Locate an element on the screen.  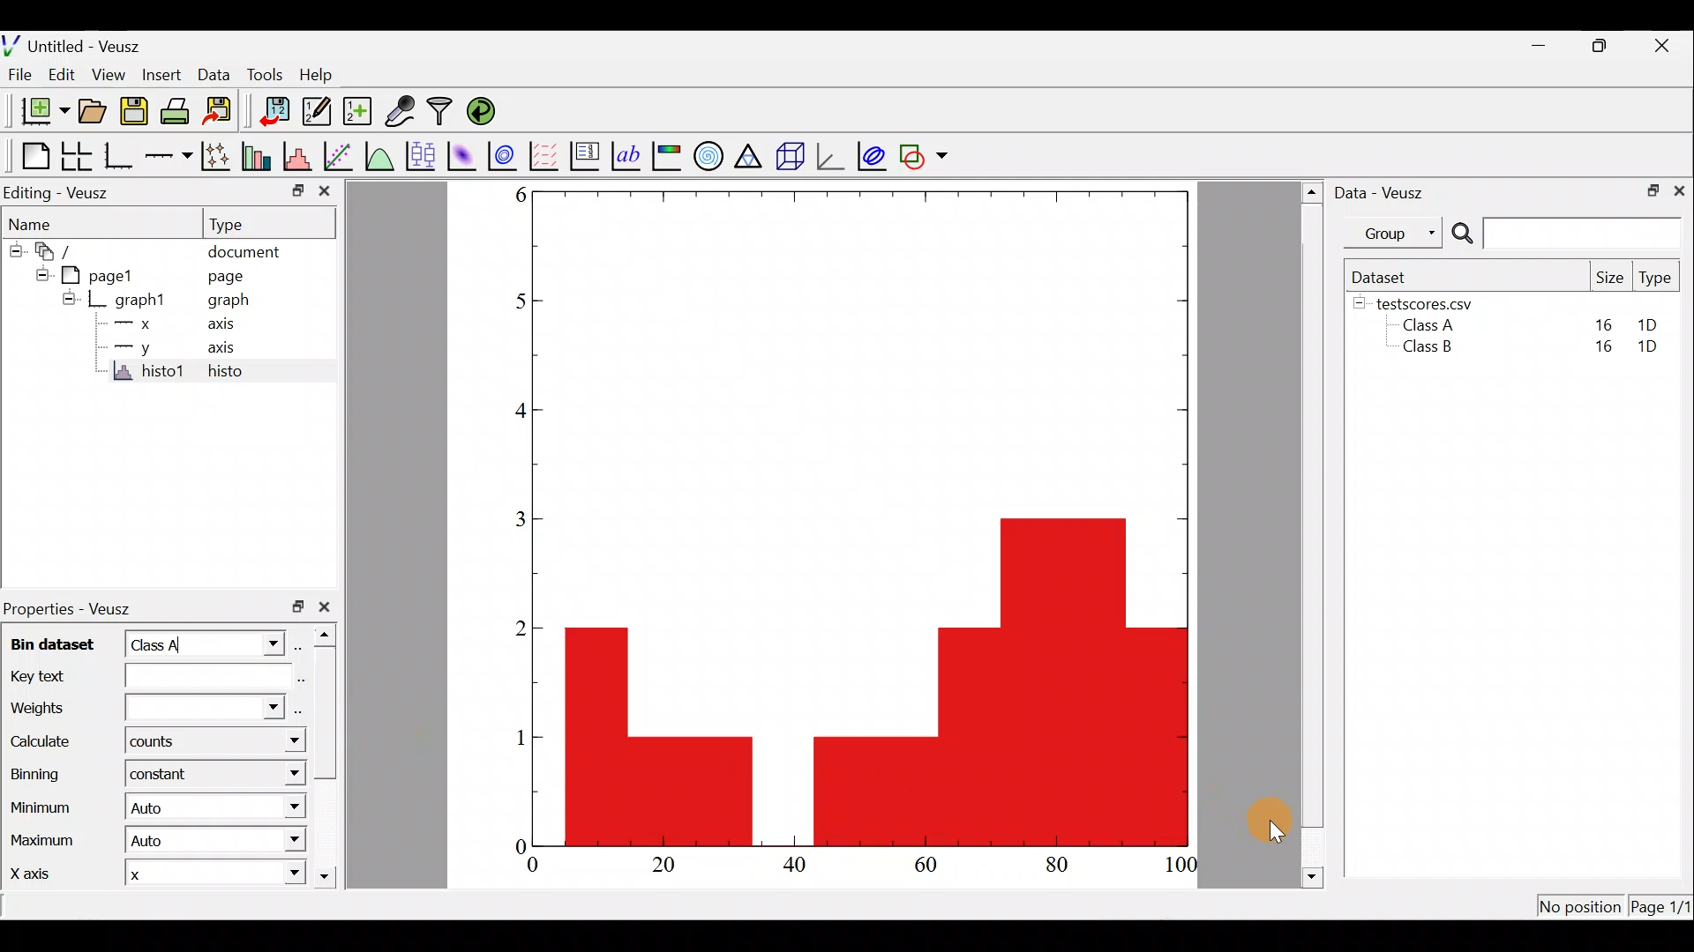
3 is located at coordinates (514, 522).